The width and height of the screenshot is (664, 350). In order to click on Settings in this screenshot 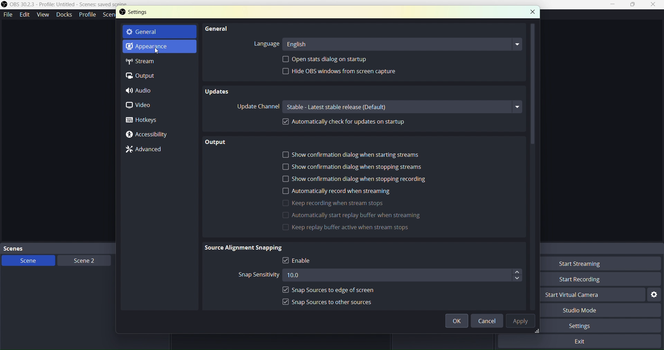, I will do `click(655, 295)`.